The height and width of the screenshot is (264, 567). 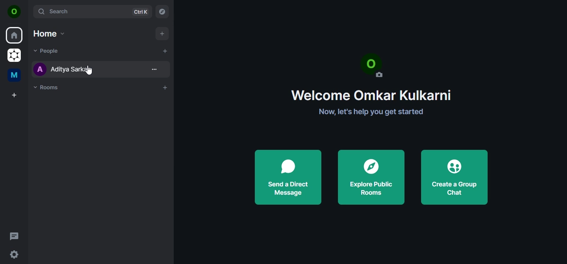 What do you see at coordinates (15, 95) in the screenshot?
I see `create a space` at bounding box center [15, 95].